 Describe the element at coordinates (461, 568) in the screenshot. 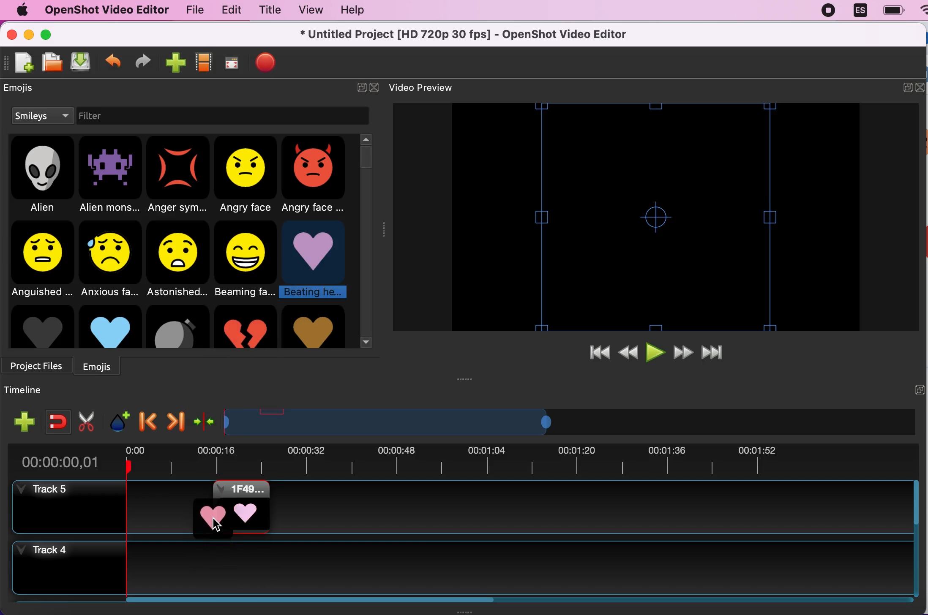

I see `track 4` at that location.